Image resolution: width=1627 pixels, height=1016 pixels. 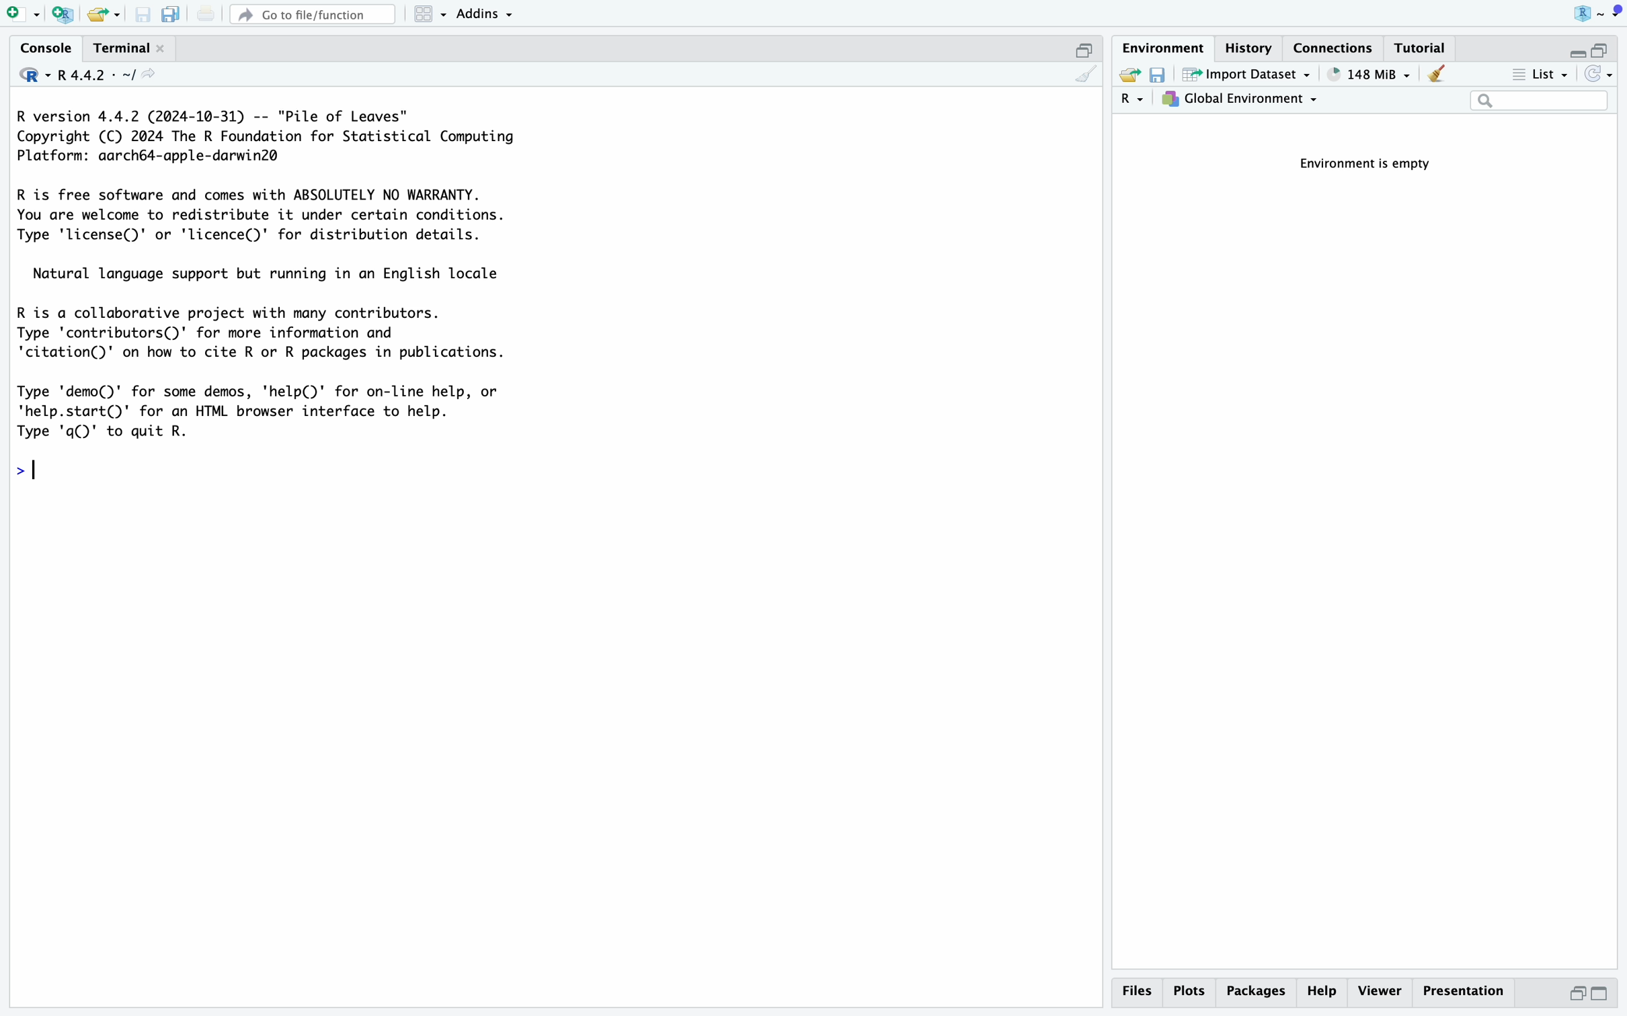 What do you see at coordinates (1539, 102) in the screenshot?
I see `search field` at bounding box center [1539, 102].